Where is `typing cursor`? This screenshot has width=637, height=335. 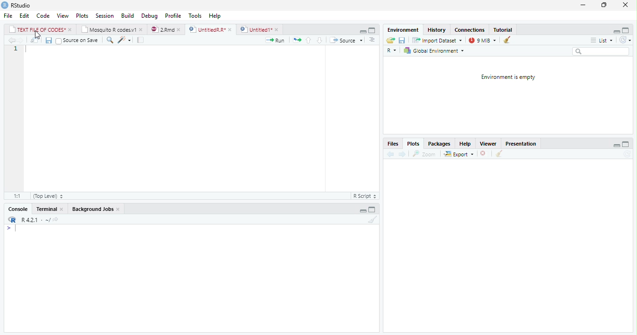 typing cursor is located at coordinates (12, 230).